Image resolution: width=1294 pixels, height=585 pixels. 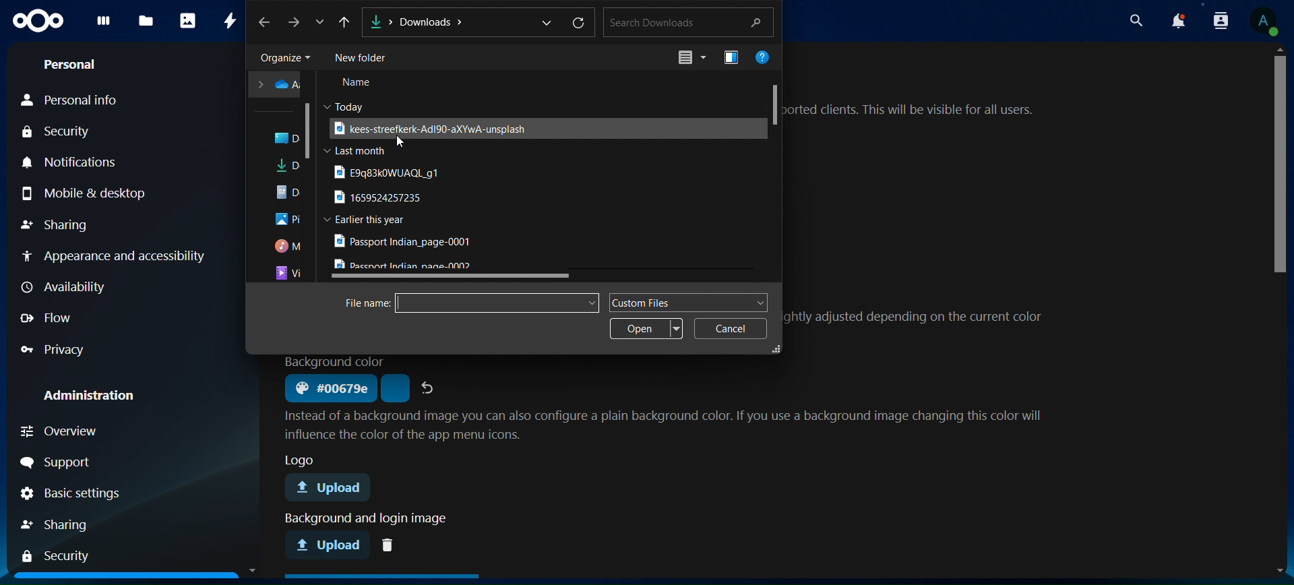 I want to click on scroll bar, so click(x=309, y=131).